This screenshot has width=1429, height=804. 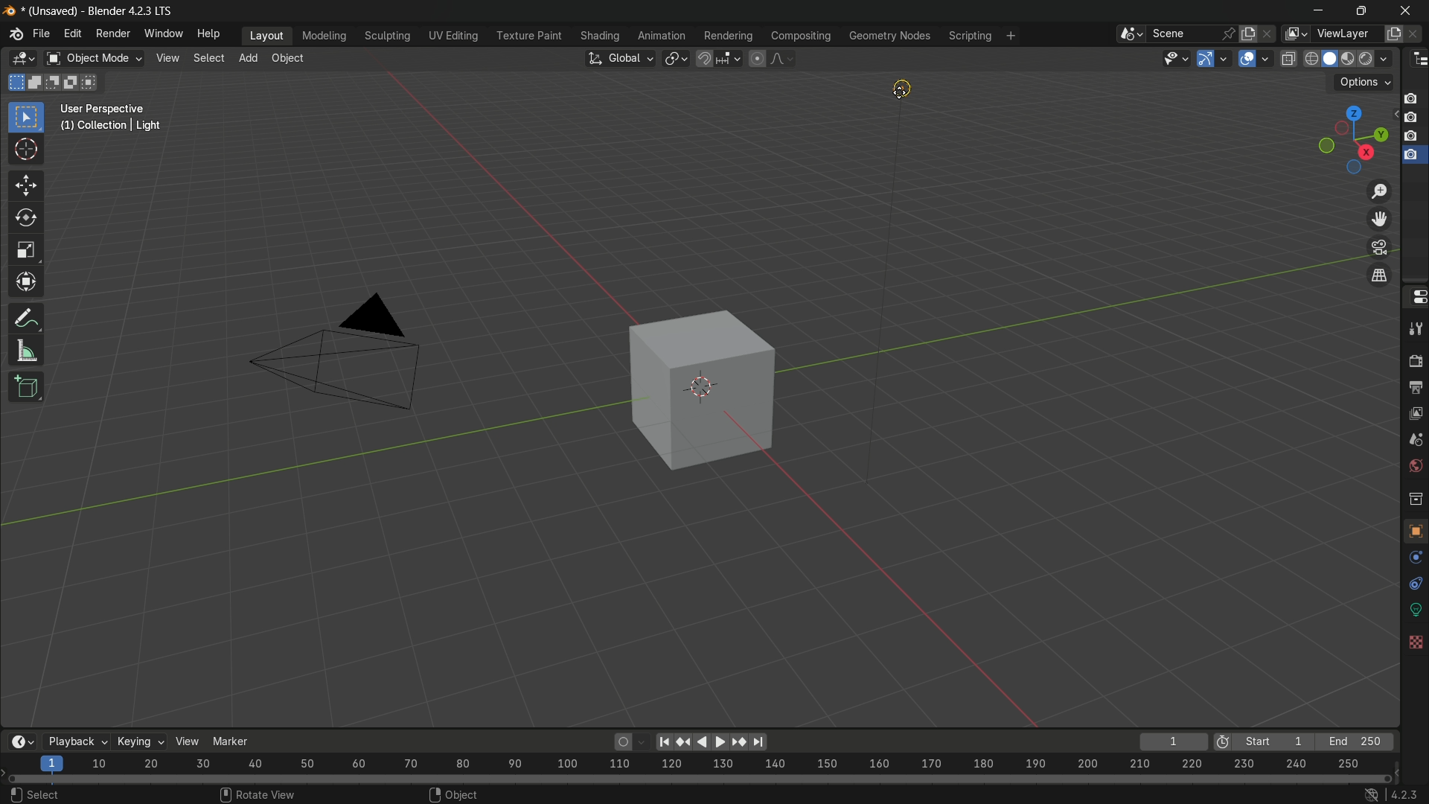 What do you see at coordinates (971, 36) in the screenshot?
I see `scripting menu` at bounding box center [971, 36].